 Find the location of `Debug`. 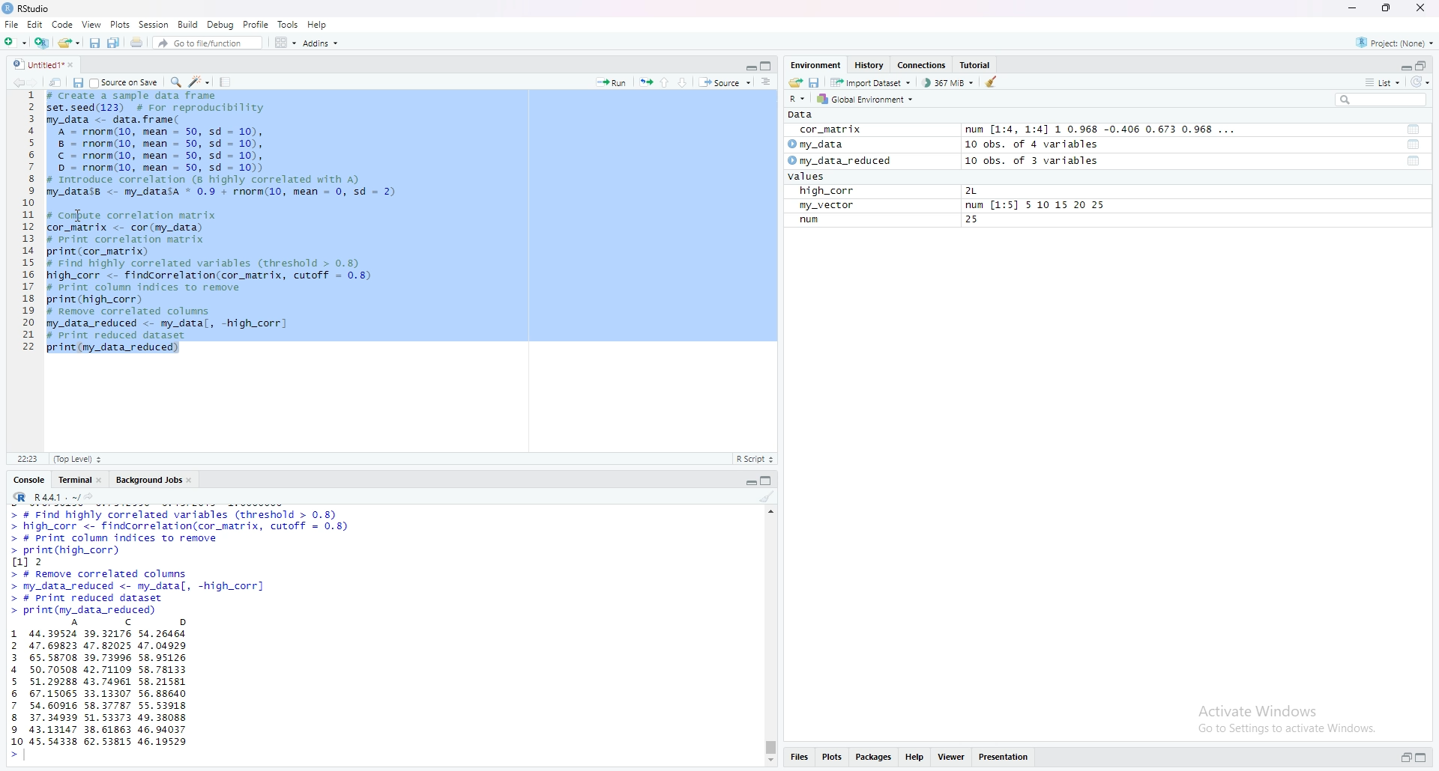

Debug is located at coordinates (222, 25).